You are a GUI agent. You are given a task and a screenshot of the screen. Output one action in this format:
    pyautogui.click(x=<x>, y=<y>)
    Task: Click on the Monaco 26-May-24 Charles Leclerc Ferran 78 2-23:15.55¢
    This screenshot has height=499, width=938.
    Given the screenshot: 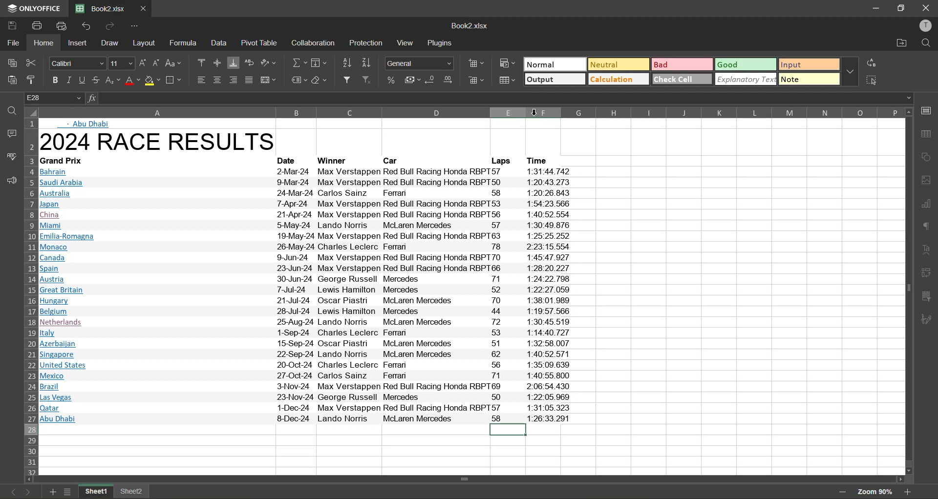 What is the action you would take?
    pyautogui.click(x=305, y=247)
    